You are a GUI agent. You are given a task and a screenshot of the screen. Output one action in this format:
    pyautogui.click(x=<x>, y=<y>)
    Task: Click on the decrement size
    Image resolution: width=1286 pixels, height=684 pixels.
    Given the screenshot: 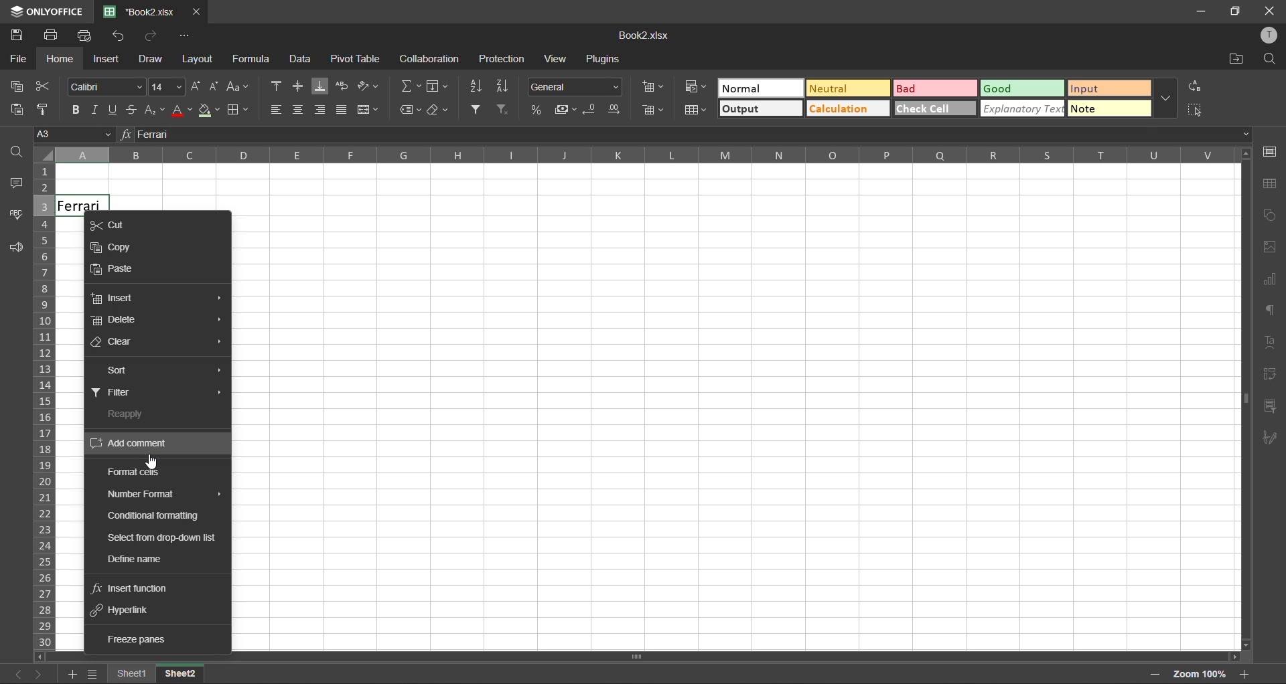 What is the action you would take?
    pyautogui.click(x=216, y=88)
    